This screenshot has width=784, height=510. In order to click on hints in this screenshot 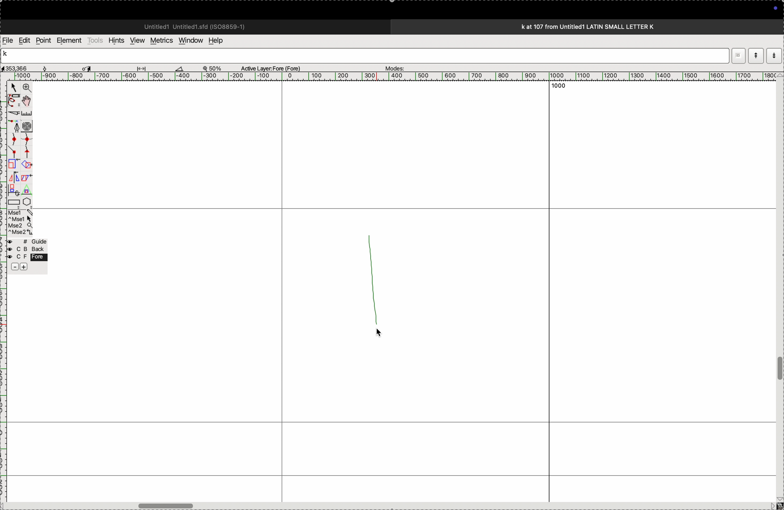, I will do `click(115, 40)`.